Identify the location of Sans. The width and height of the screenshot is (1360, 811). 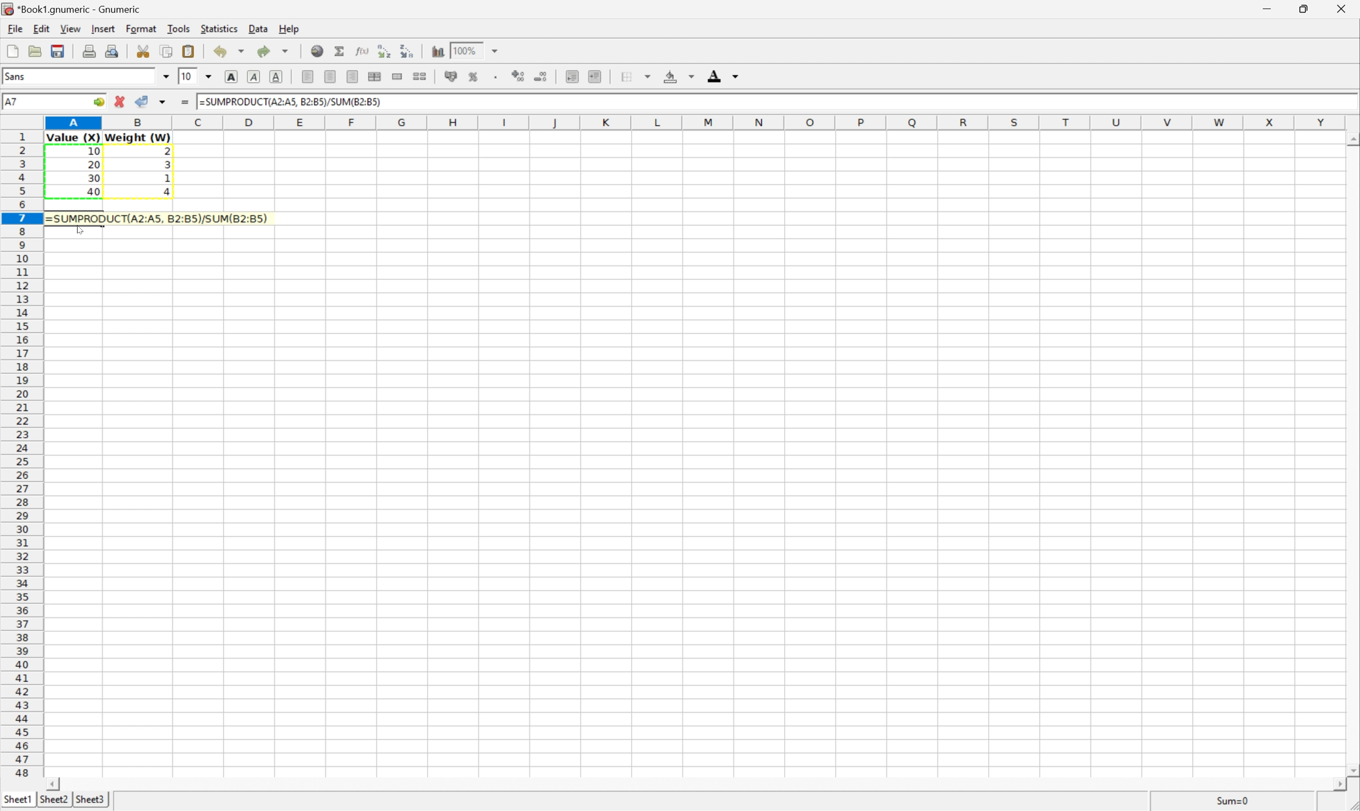
(16, 74).